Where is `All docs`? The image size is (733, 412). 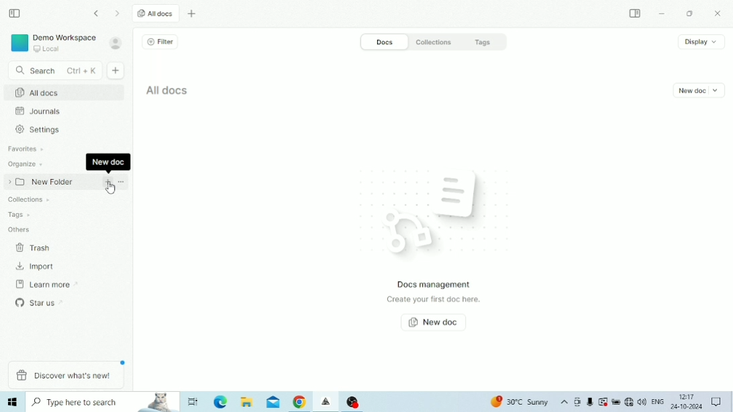
All docs is located at coordinates (63, 92).